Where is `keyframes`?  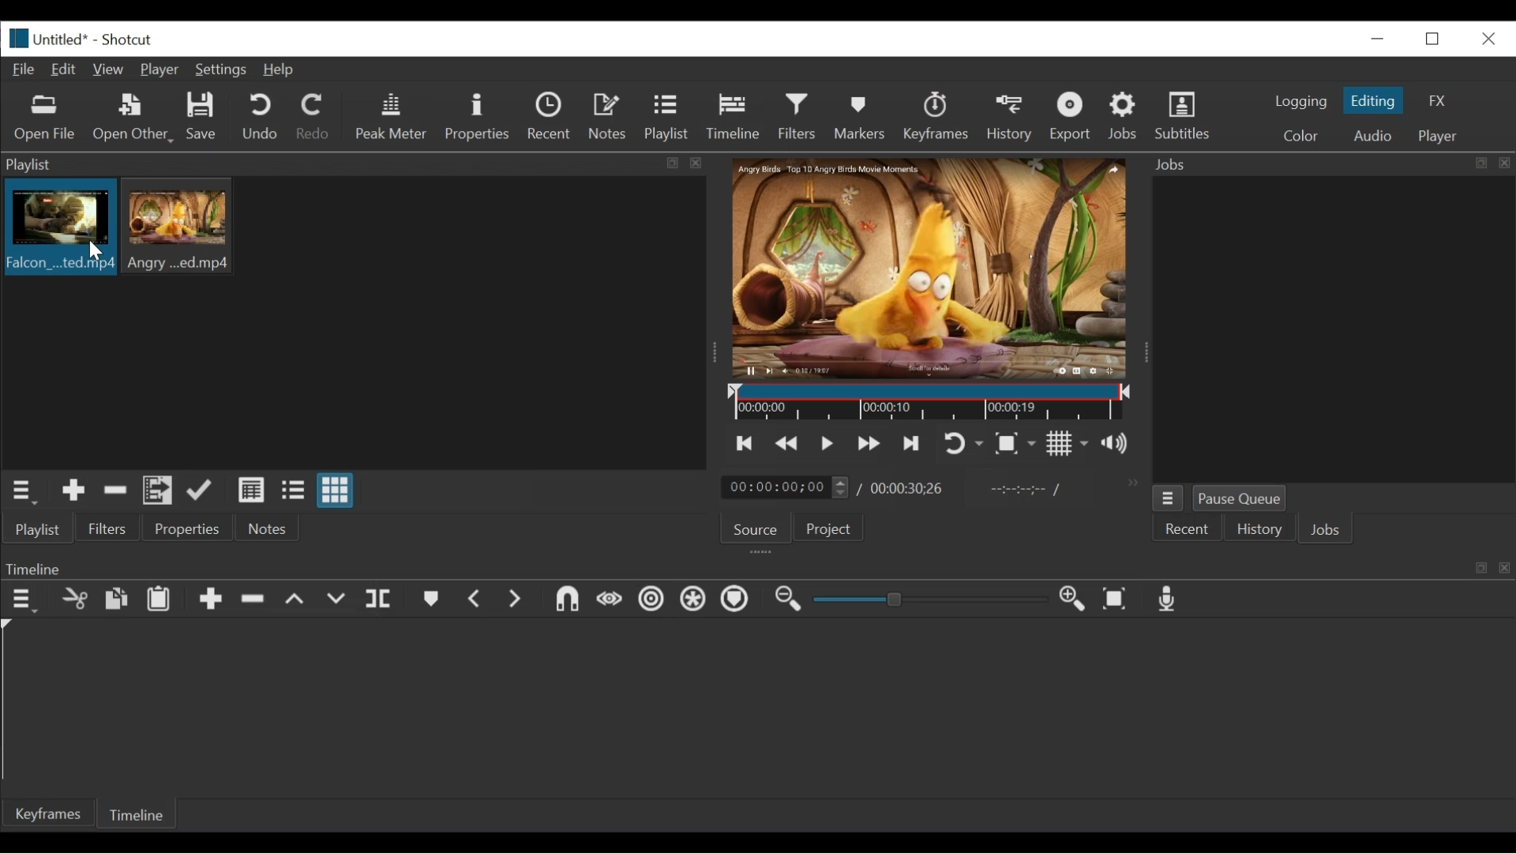
keyframes is located at coordinates (937, 118).